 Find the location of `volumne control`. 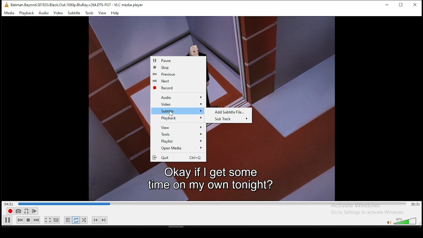

volumne control is located at coordinates (401, 221).